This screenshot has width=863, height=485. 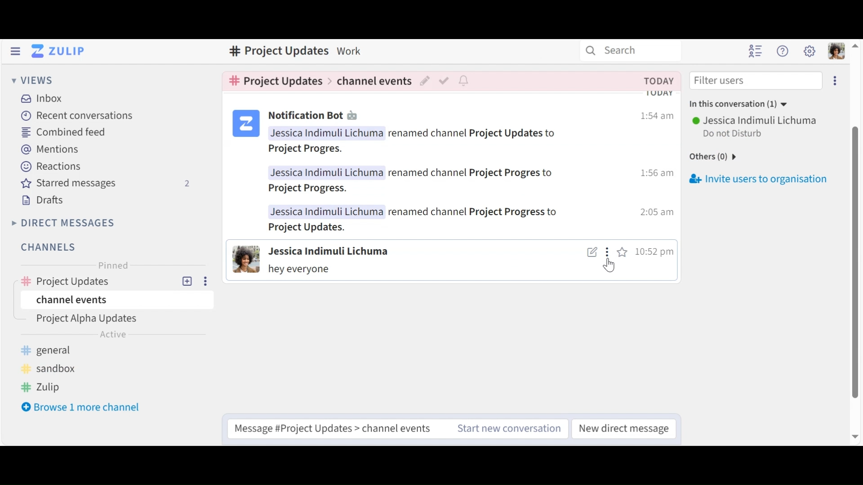 I want to click on Pinned, so click(x=114, y=265).